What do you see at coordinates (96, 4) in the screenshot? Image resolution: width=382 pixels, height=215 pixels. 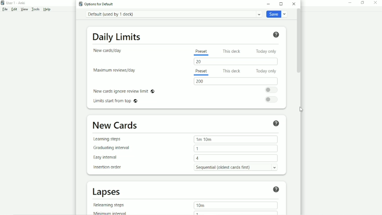 I see `Options for default` at bounding box center [96, 4].